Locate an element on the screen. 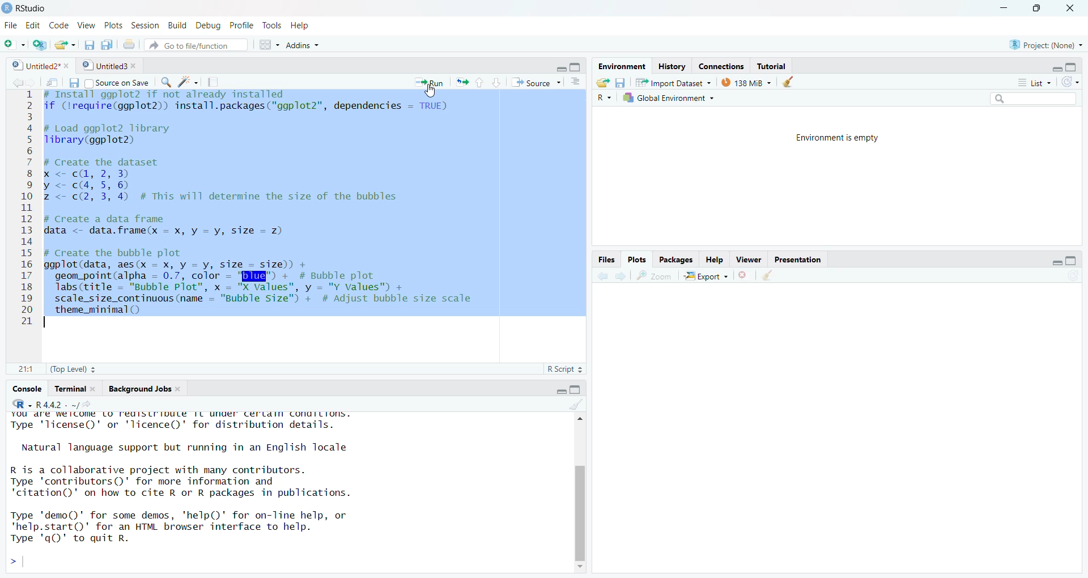 The width and height of the screenshot is (1088, 578). maximize is located at coordinates (1039, 11).